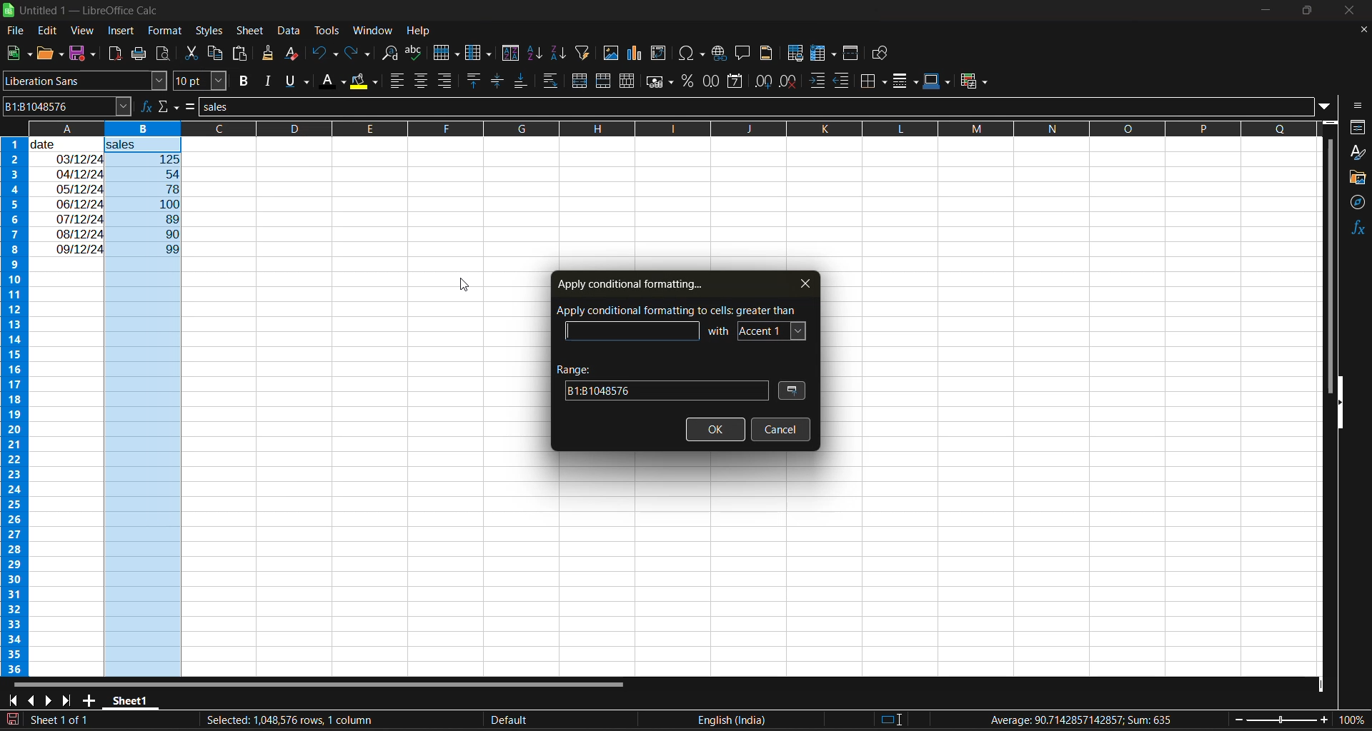 This screenshot has width=1372, height=731. I want to click on standard selection, so click(892, 719).